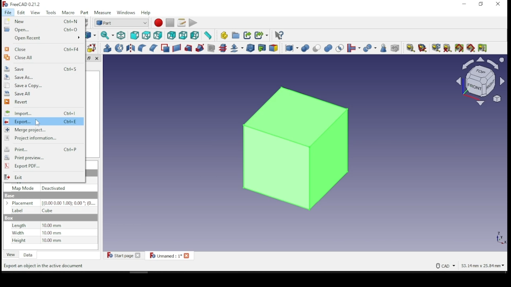 The height and width of the screenshot is (287, 511). Describe the element at coordinates (18, 240) in the screenshot. I see `Height` at that location.